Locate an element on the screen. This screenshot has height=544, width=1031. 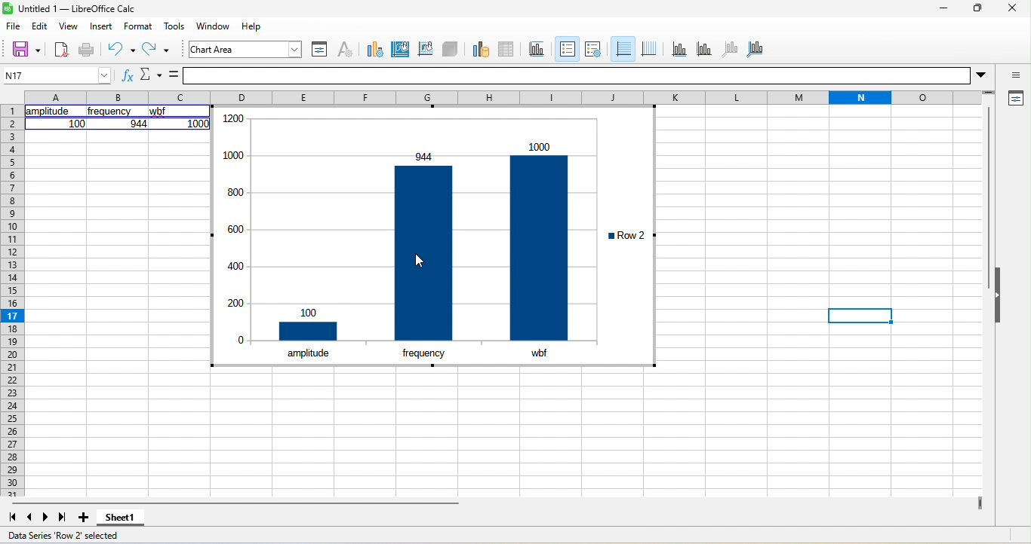
all axes is located at coordinates (758, 47).